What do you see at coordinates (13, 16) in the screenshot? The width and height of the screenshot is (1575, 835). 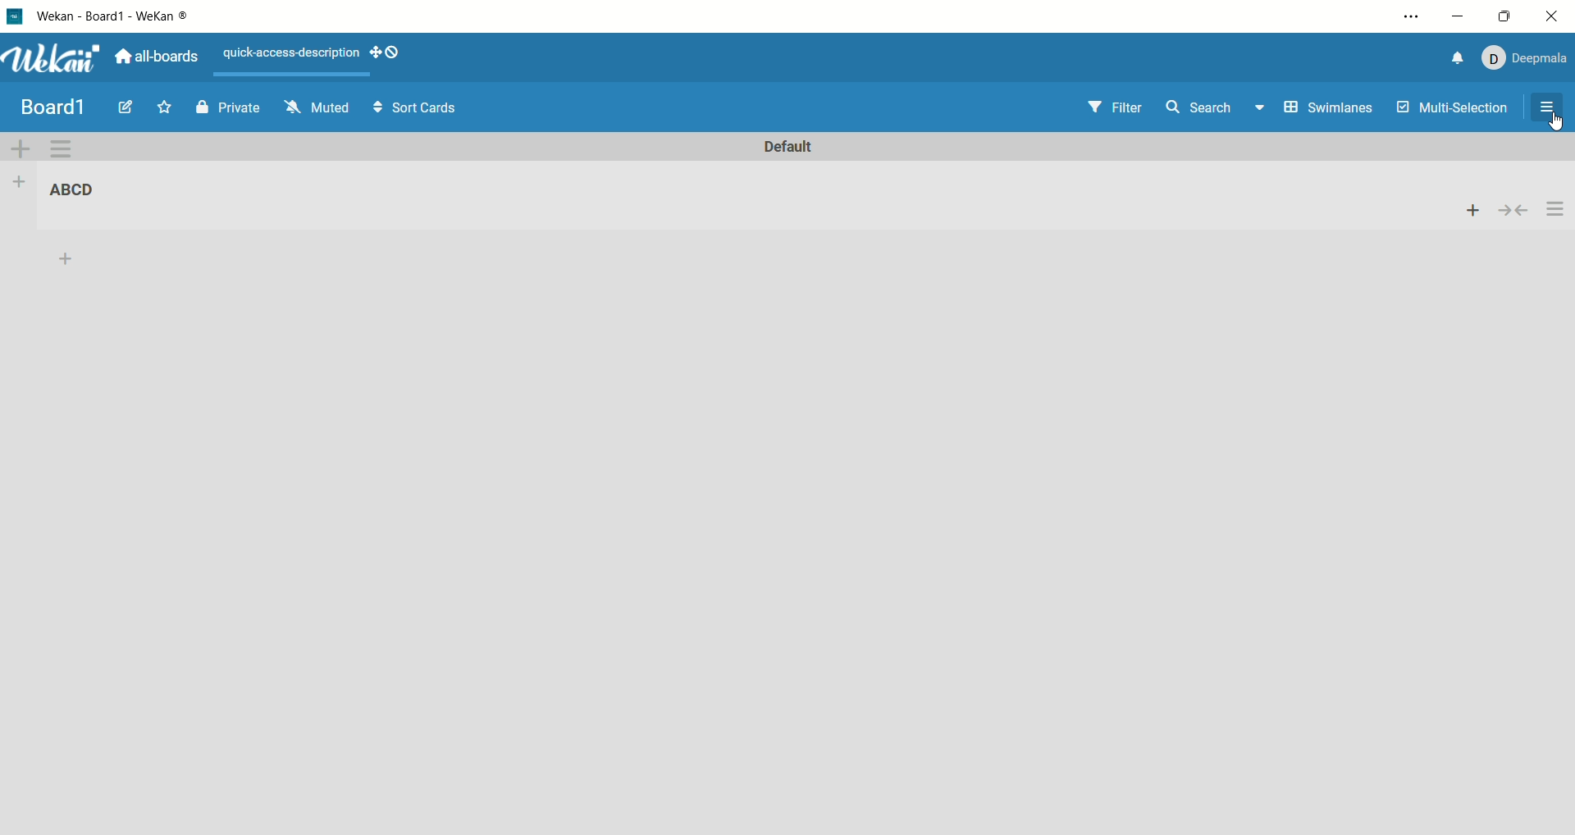 I see `logo` at bounding box center [13, 16].